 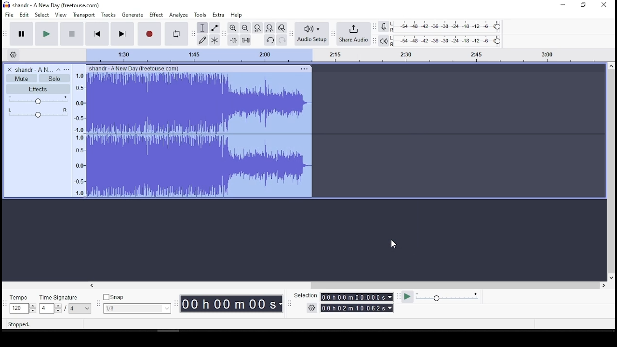 I want to click on draw tool, so click(x=203, y=40).